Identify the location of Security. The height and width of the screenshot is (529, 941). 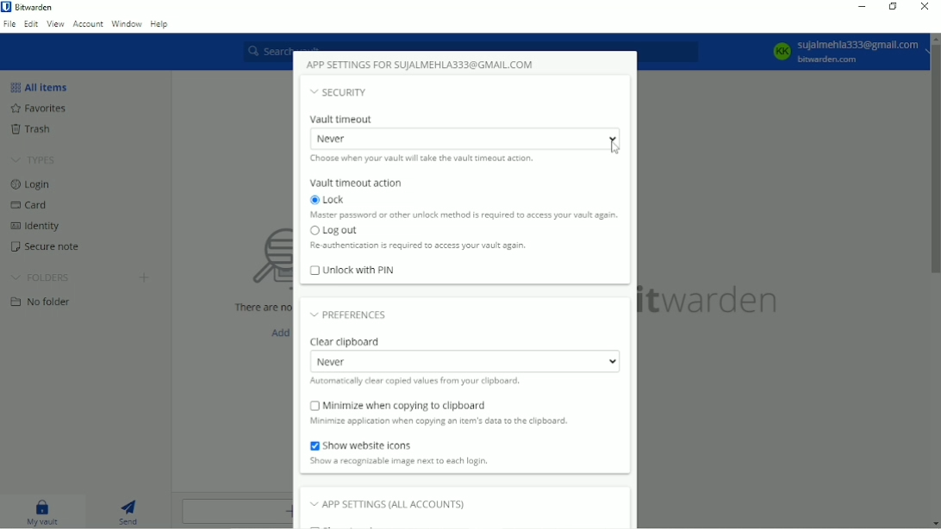
(342, 92).